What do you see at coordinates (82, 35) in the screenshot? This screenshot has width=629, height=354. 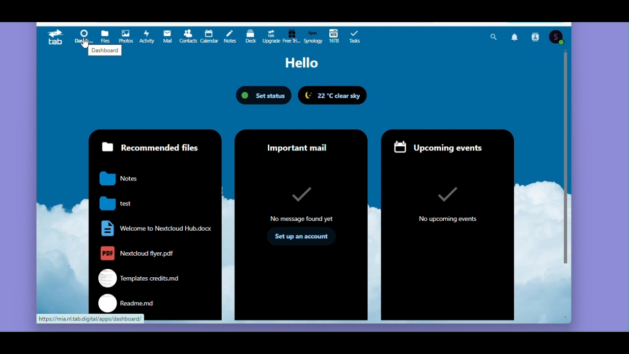 I see `Dashboard` at bounding box center [82, 35].